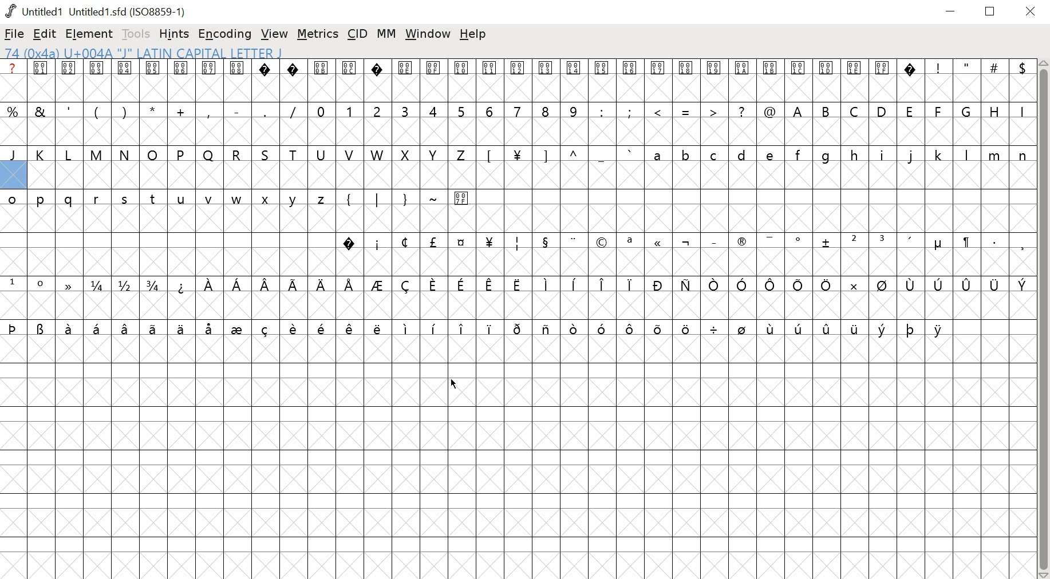 Image resolution: width=1050 pixels, height=579 pixels. I want to click on symbols, so click(403, 199).